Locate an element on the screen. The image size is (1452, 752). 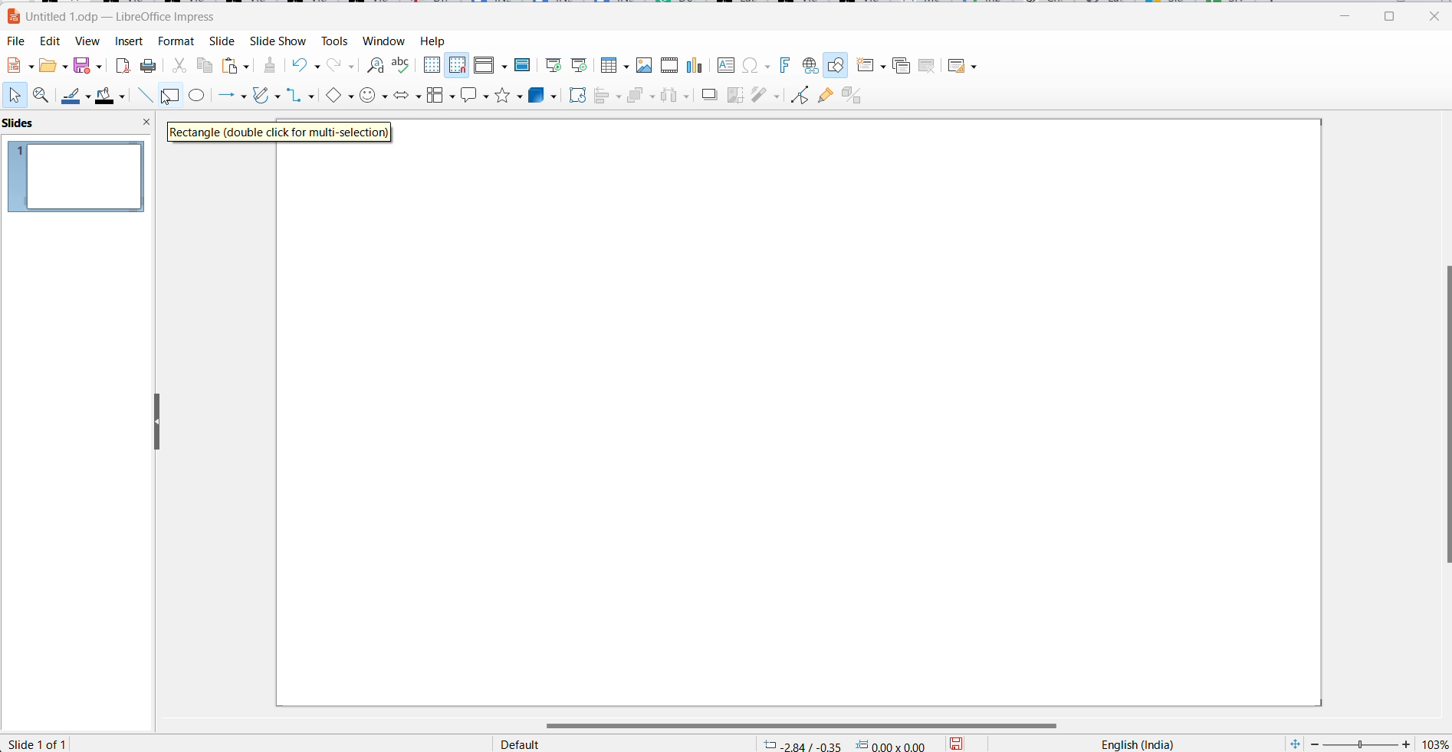
View is located at coordinates (87, 42).